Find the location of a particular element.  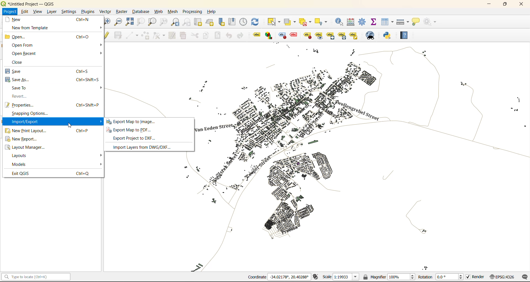

raster is located at coordinates (121, 11).